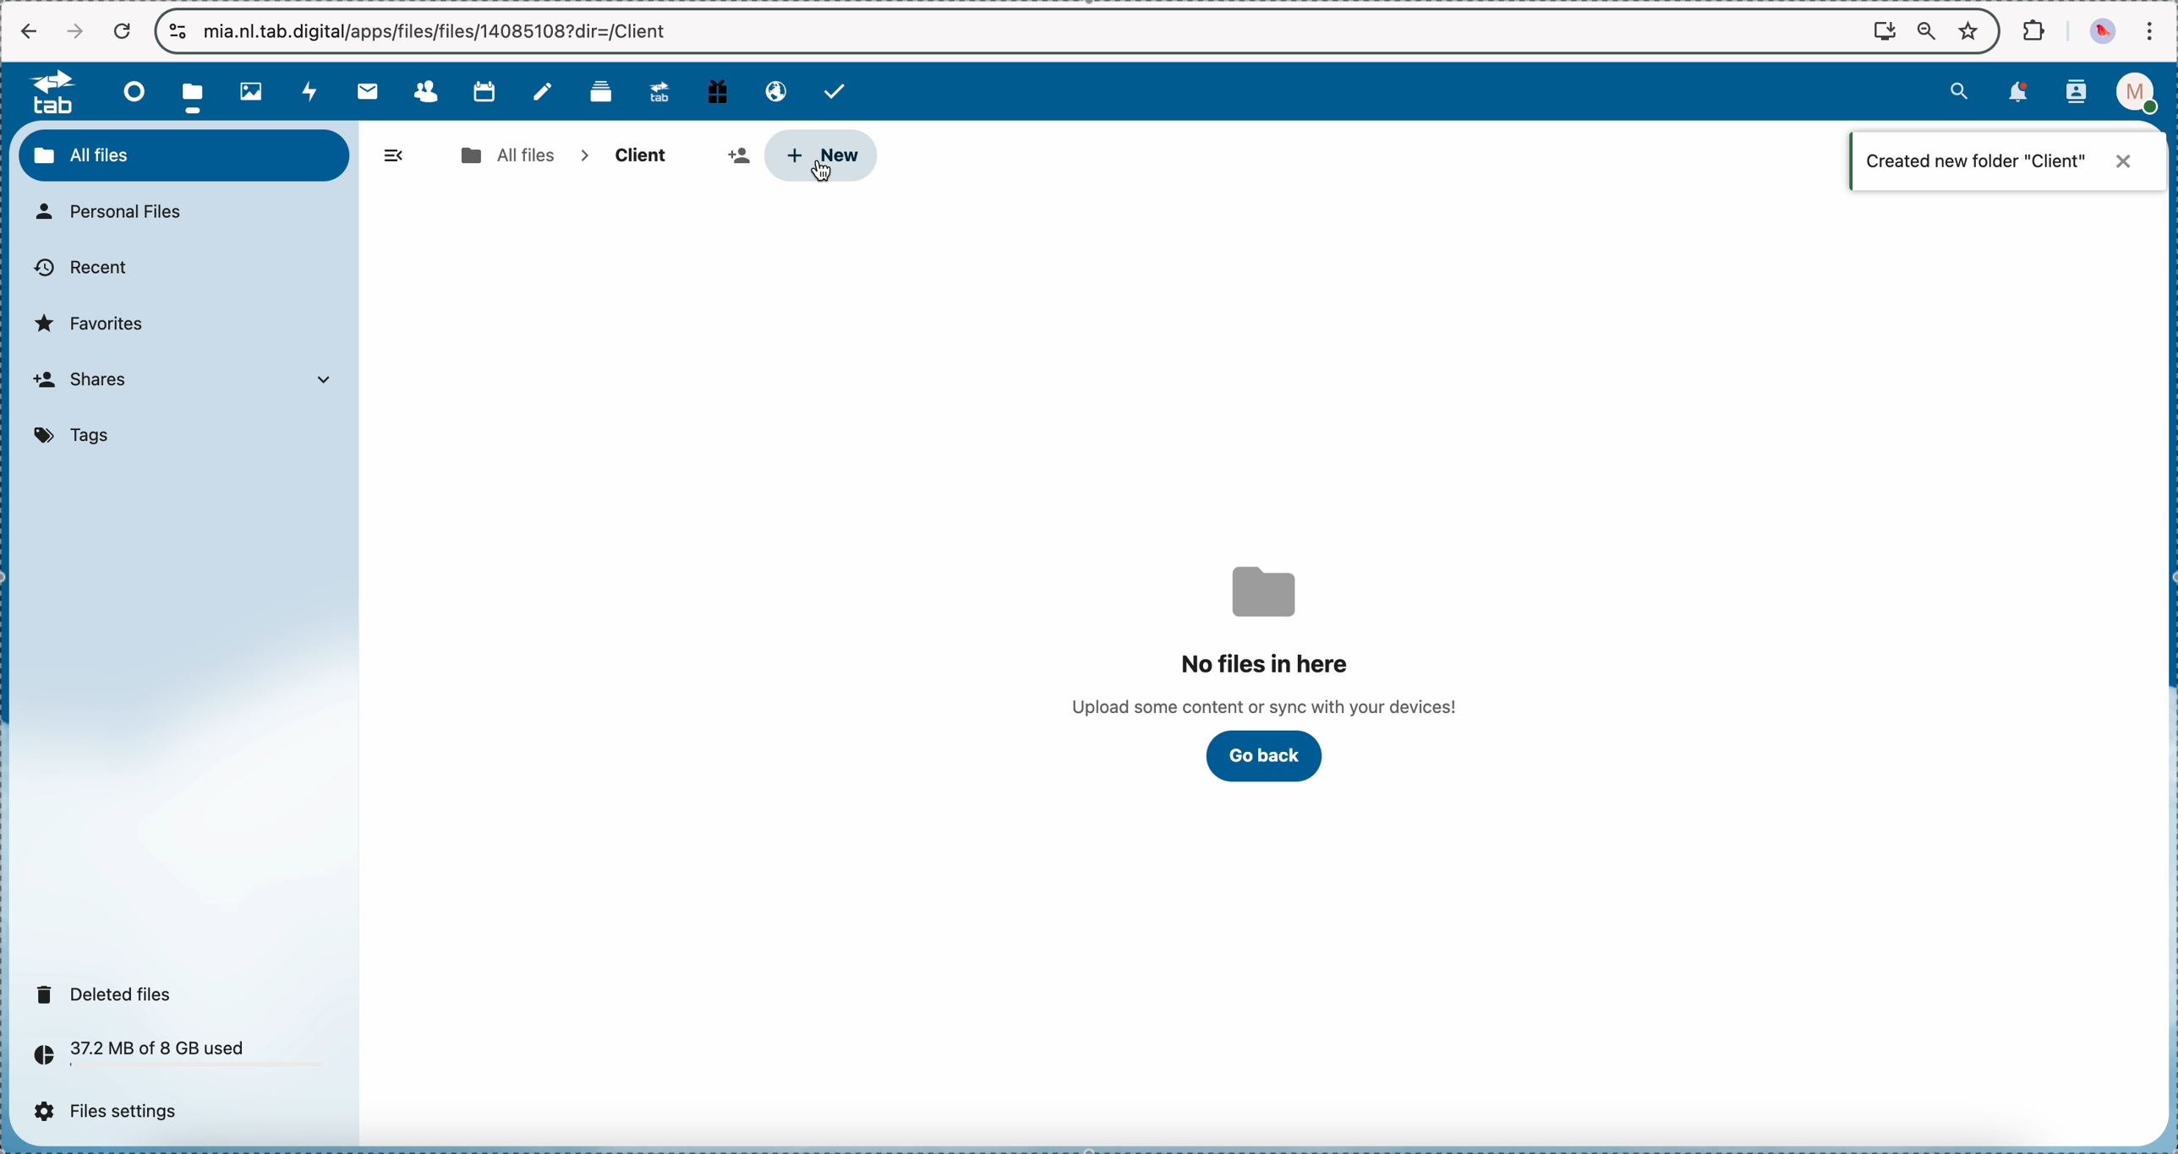  What do you see at coordinates (179, 31) in the screenshot?
I see `controls` at bounding box center [179, 31].